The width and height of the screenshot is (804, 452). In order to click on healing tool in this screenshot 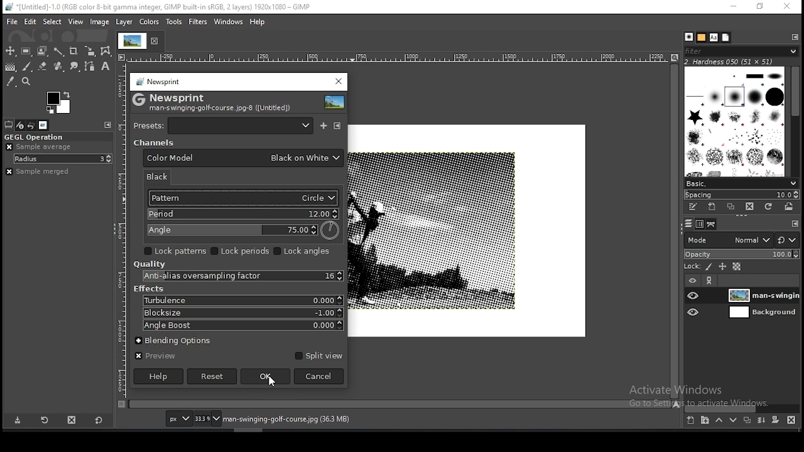, I will do `click(58, 67)`.